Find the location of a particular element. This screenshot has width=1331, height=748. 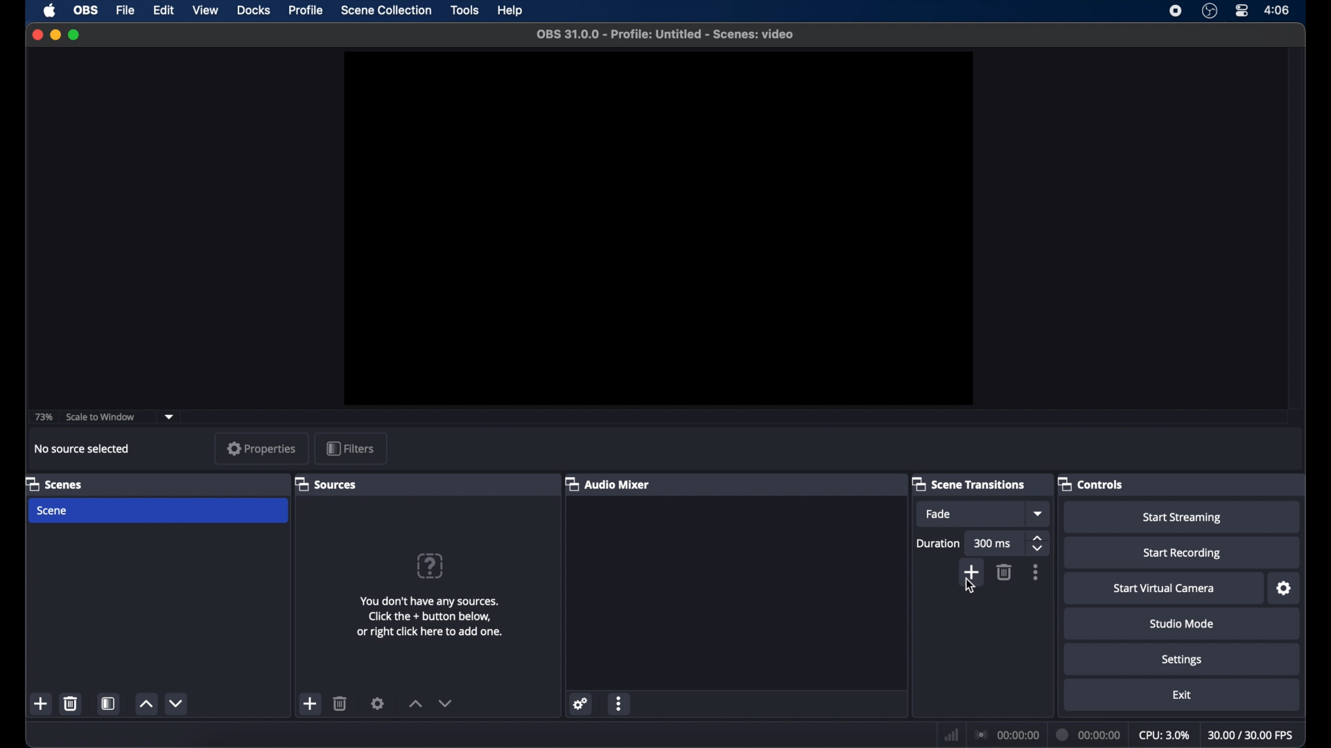

scene filters is located at coordinates (109, 704).